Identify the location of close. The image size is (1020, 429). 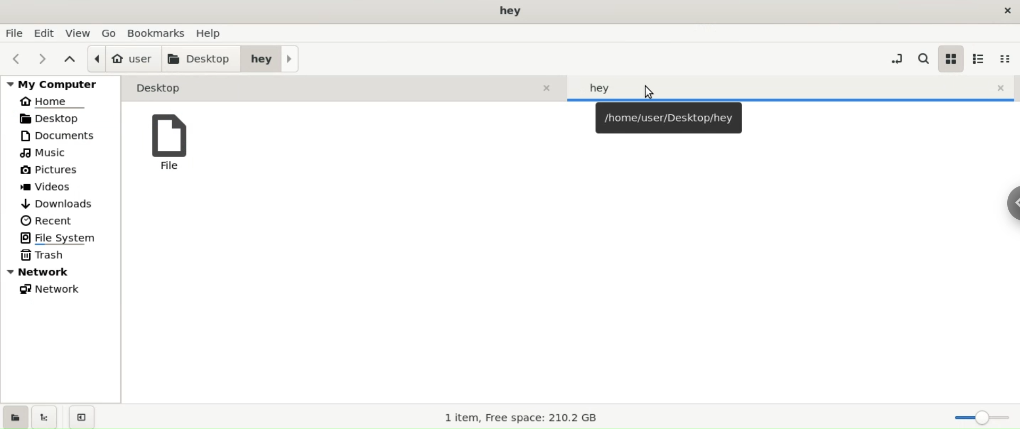
(1002, 9).